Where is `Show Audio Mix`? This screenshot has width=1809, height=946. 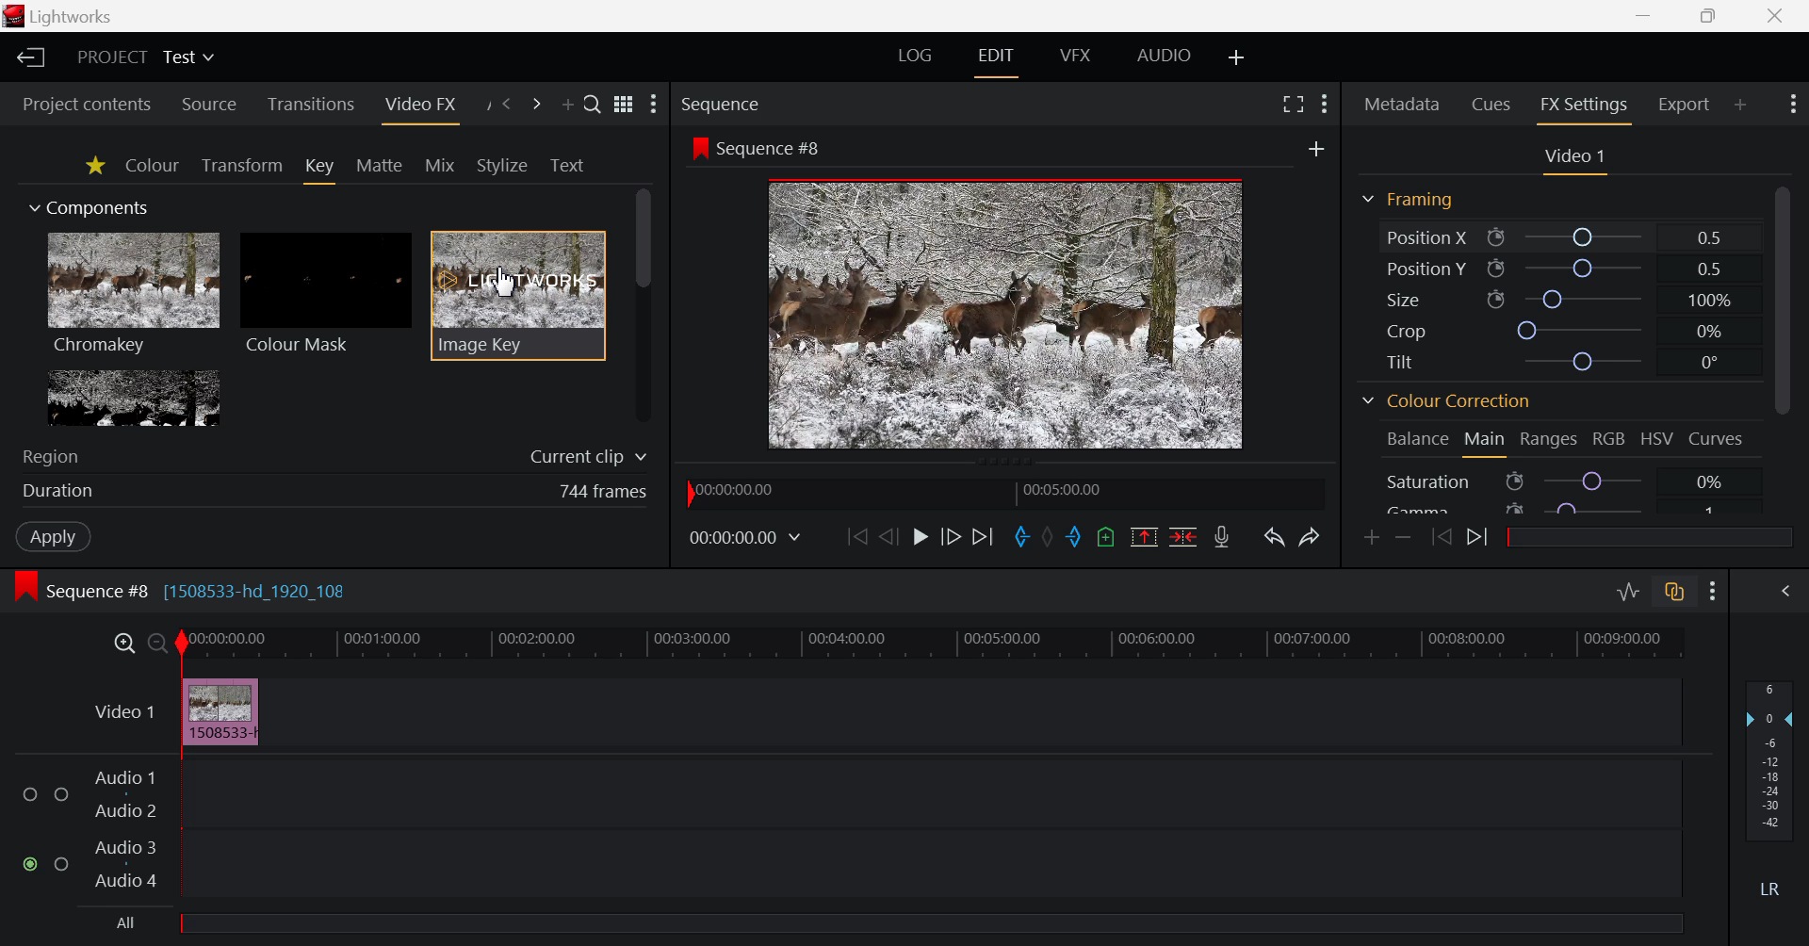
Show Audio Mix is located at coordinates (1783, 591).